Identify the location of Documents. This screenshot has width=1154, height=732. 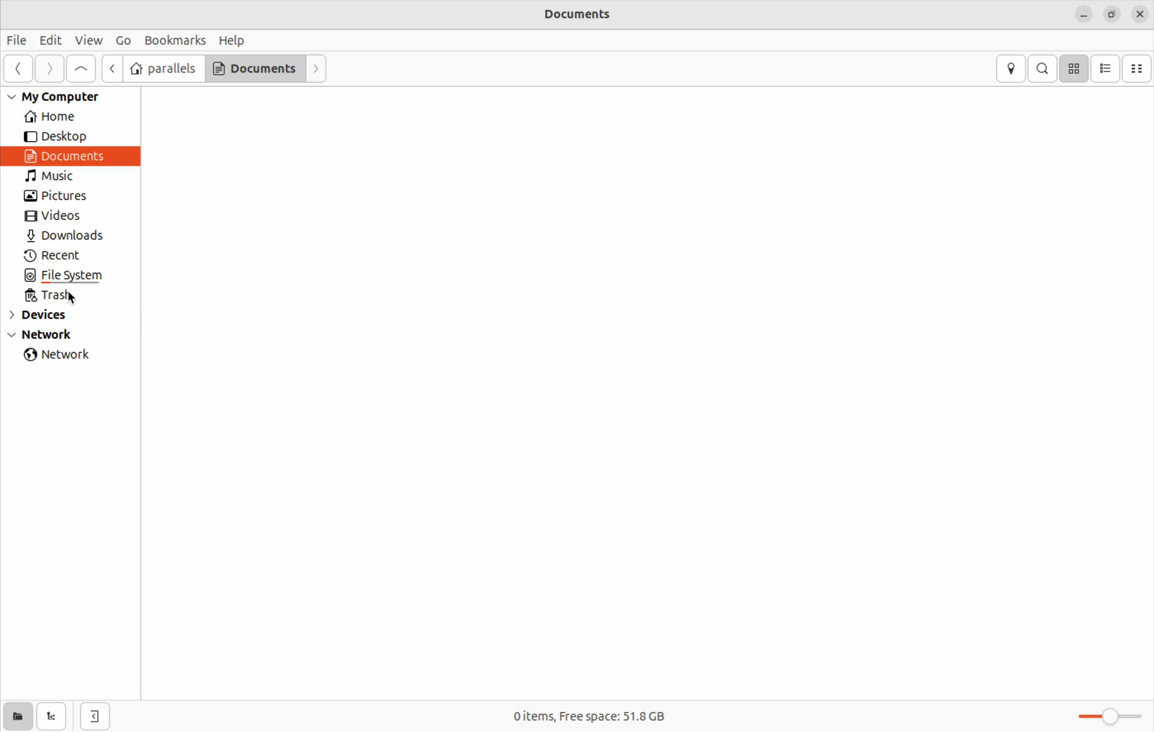
(255, 67).